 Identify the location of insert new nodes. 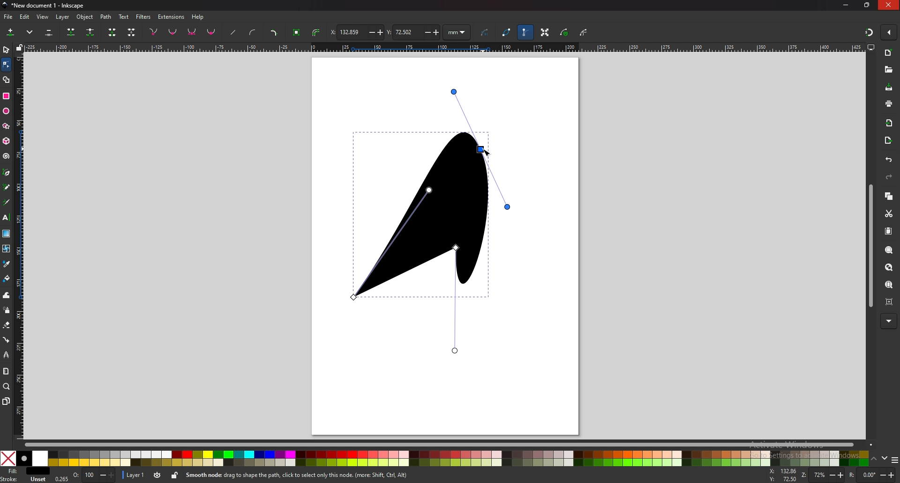
(11, 32).